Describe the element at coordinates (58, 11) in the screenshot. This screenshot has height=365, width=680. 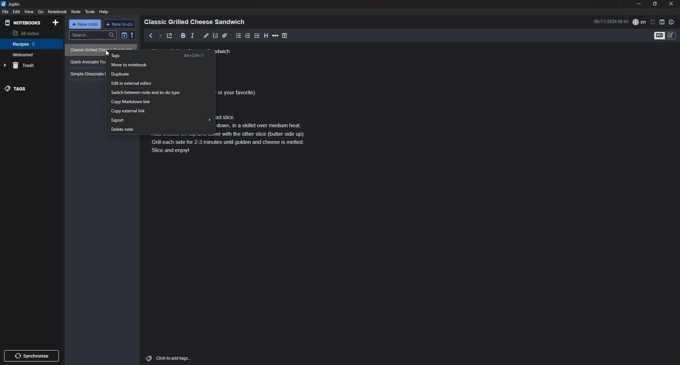
I see `notebook` at that location.